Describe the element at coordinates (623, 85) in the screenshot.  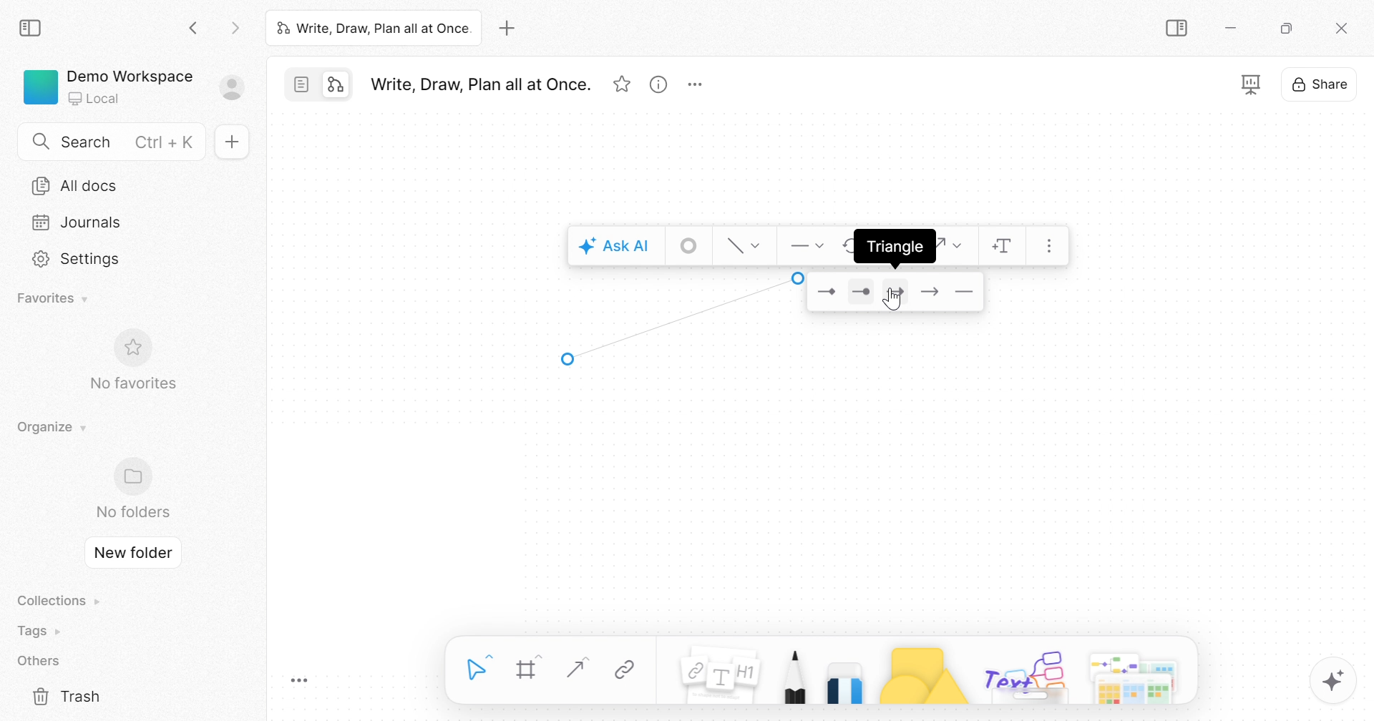
I see `Favorites` at that location.